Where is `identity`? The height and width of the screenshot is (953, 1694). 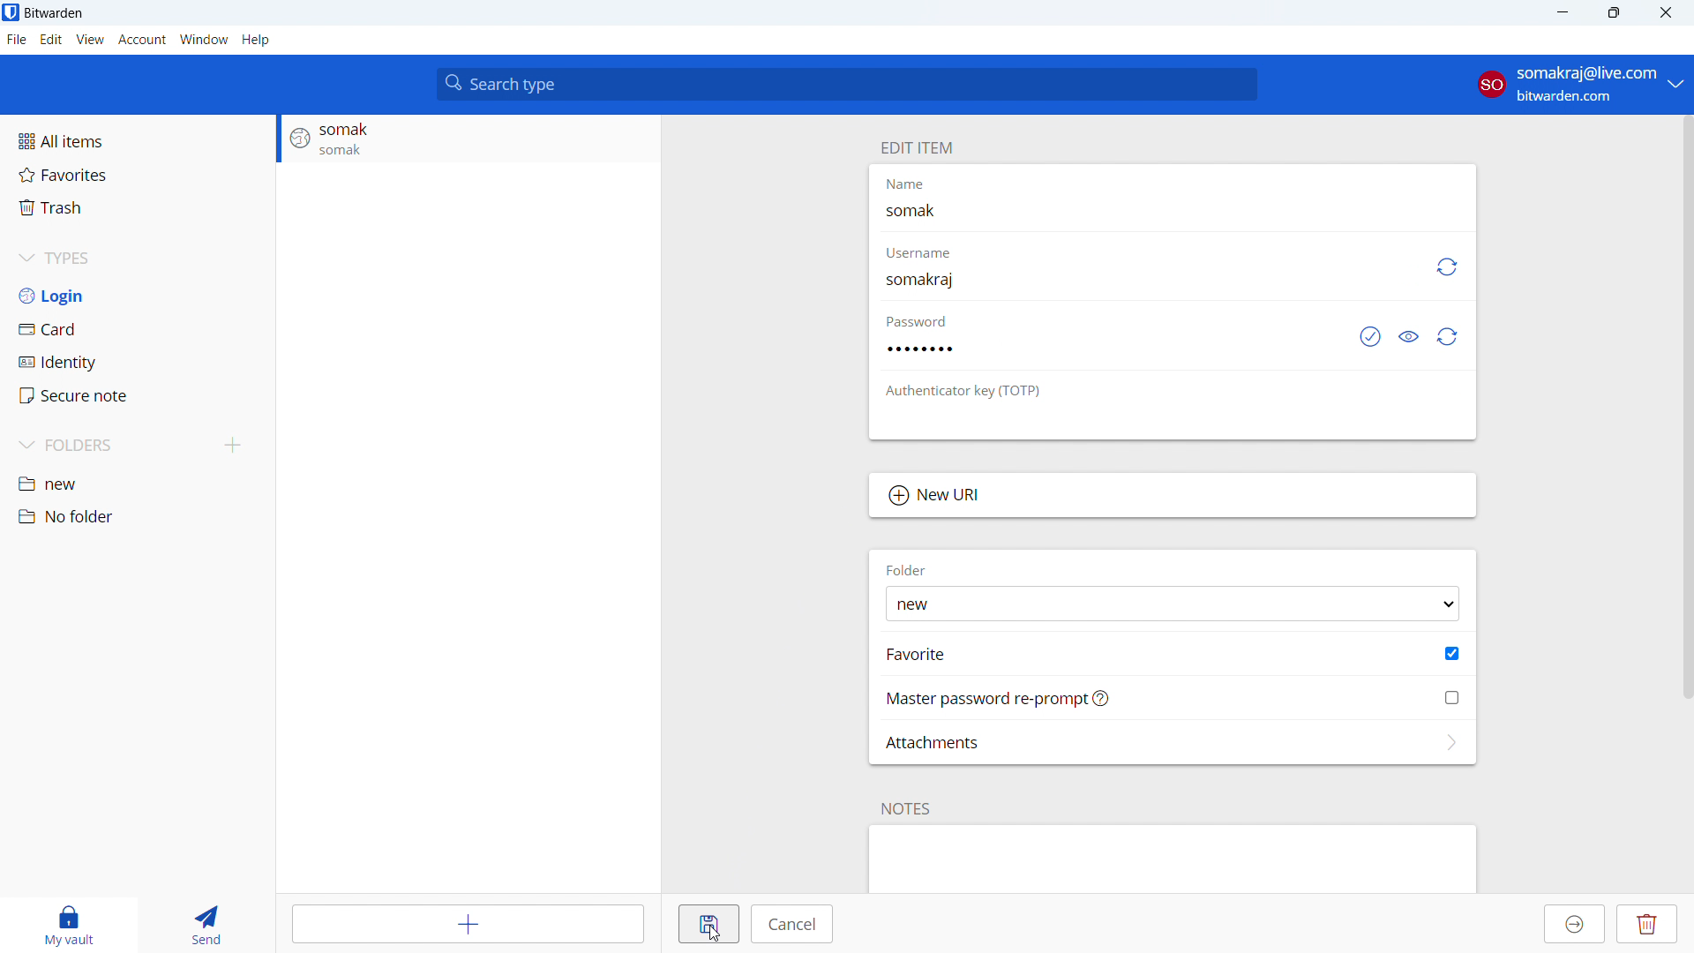
identity is located at coordinates (138, 362).